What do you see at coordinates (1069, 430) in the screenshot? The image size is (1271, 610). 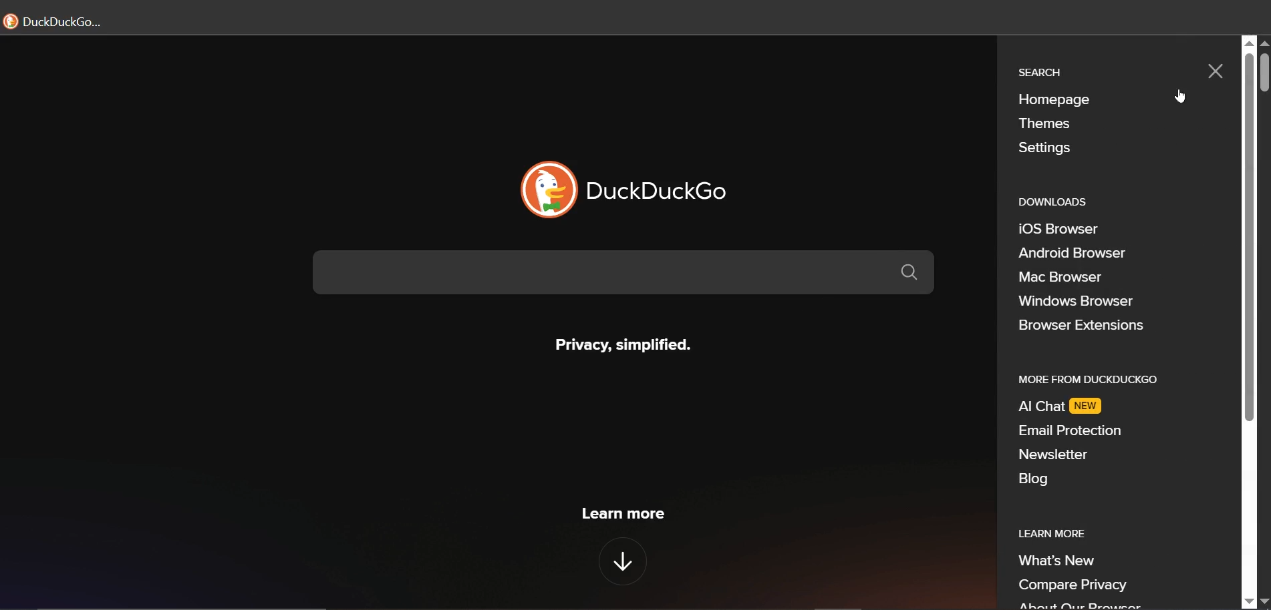 I see `Email Protection` at bounding box center [1069, 430].